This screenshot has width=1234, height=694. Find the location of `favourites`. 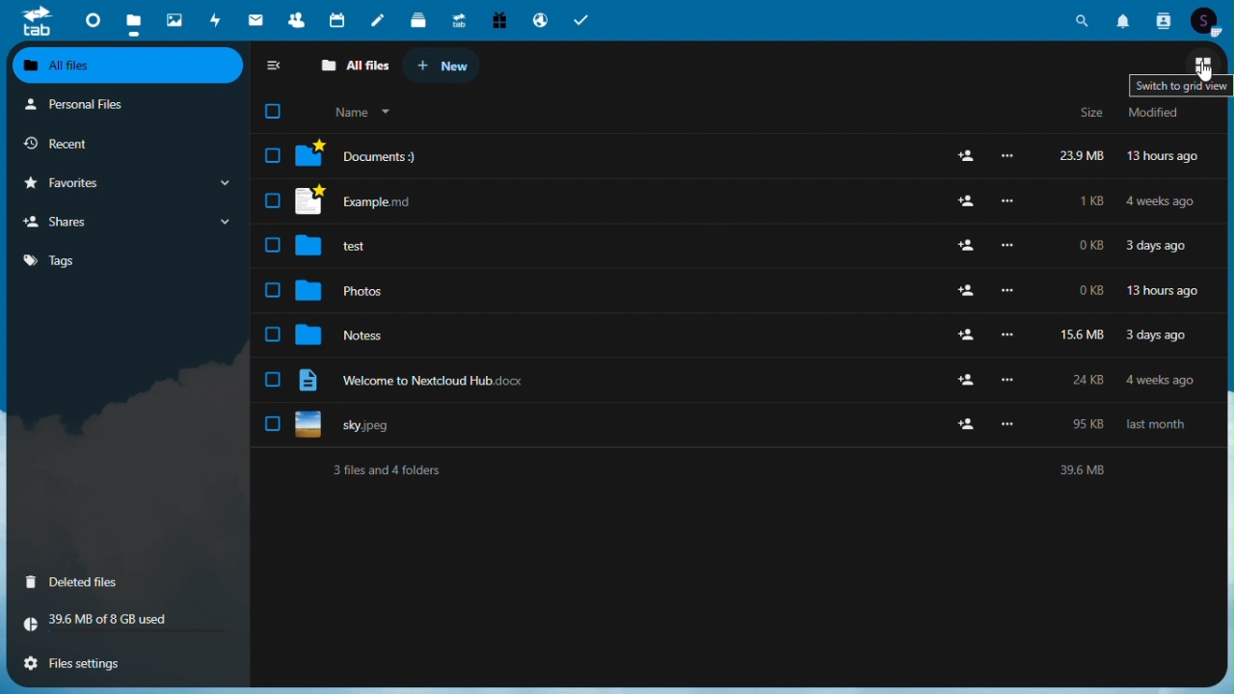

favourites is located at coordinates (125, 183).